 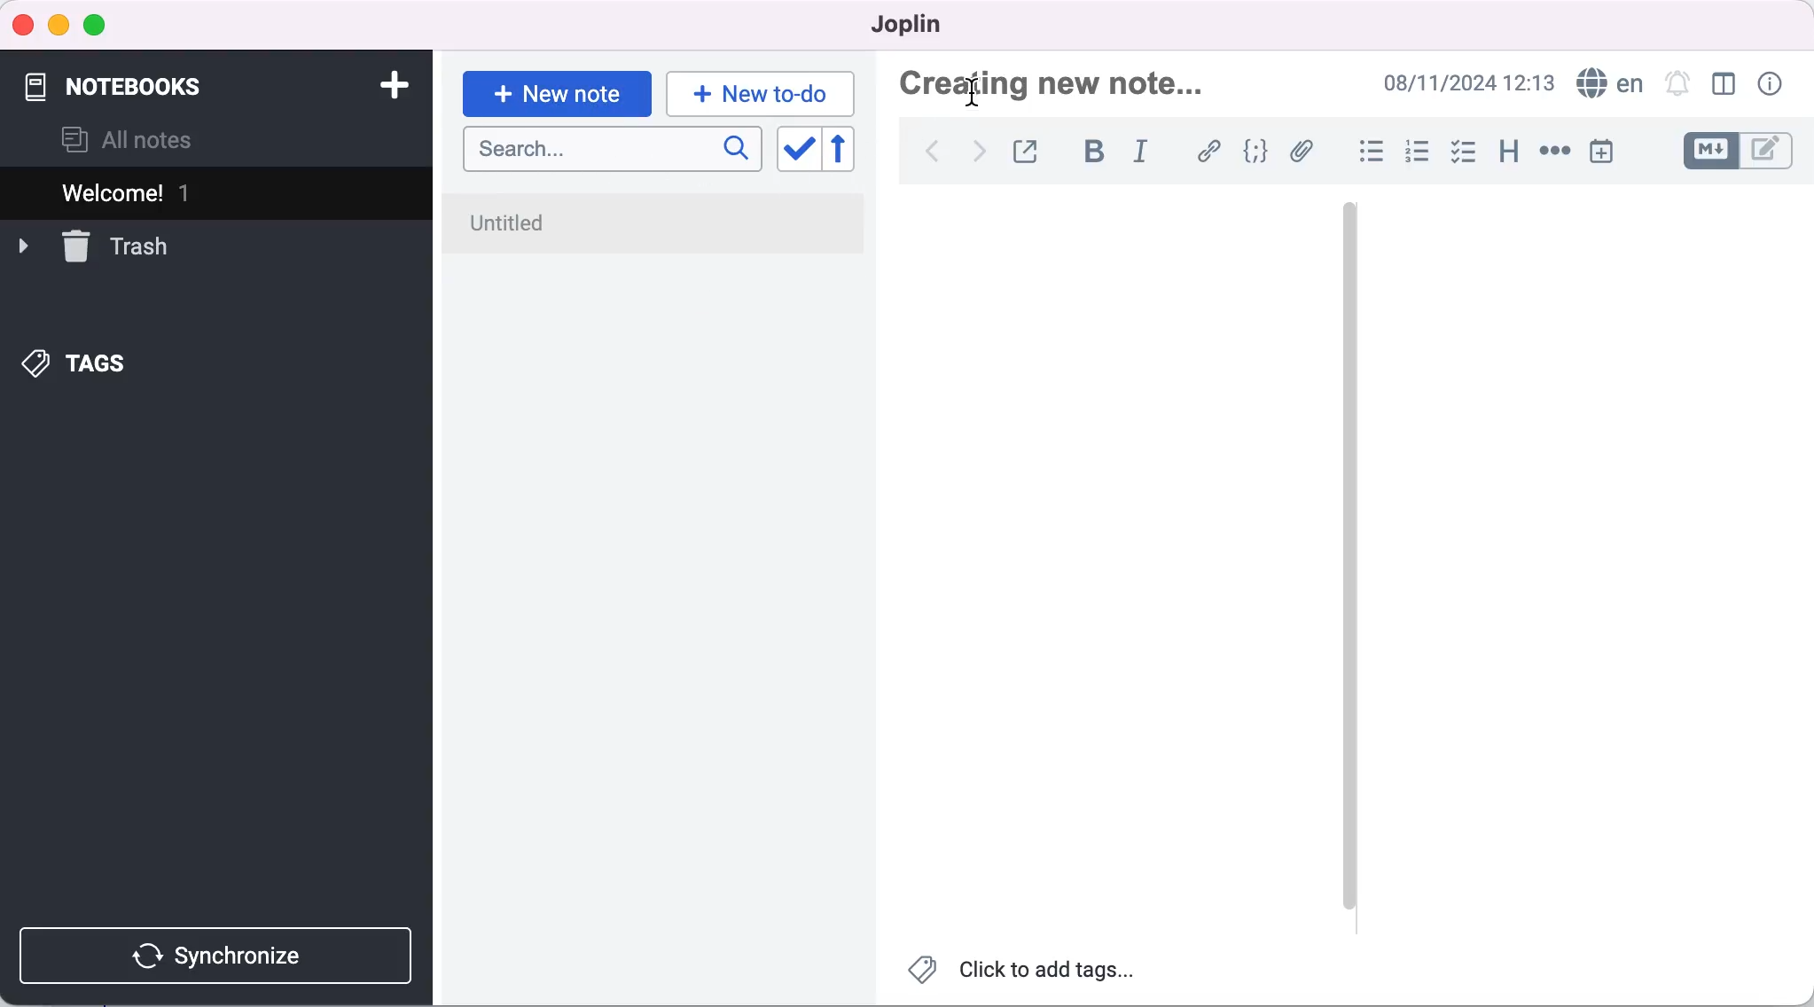 I want to click on back, so click(x=931, y=152).